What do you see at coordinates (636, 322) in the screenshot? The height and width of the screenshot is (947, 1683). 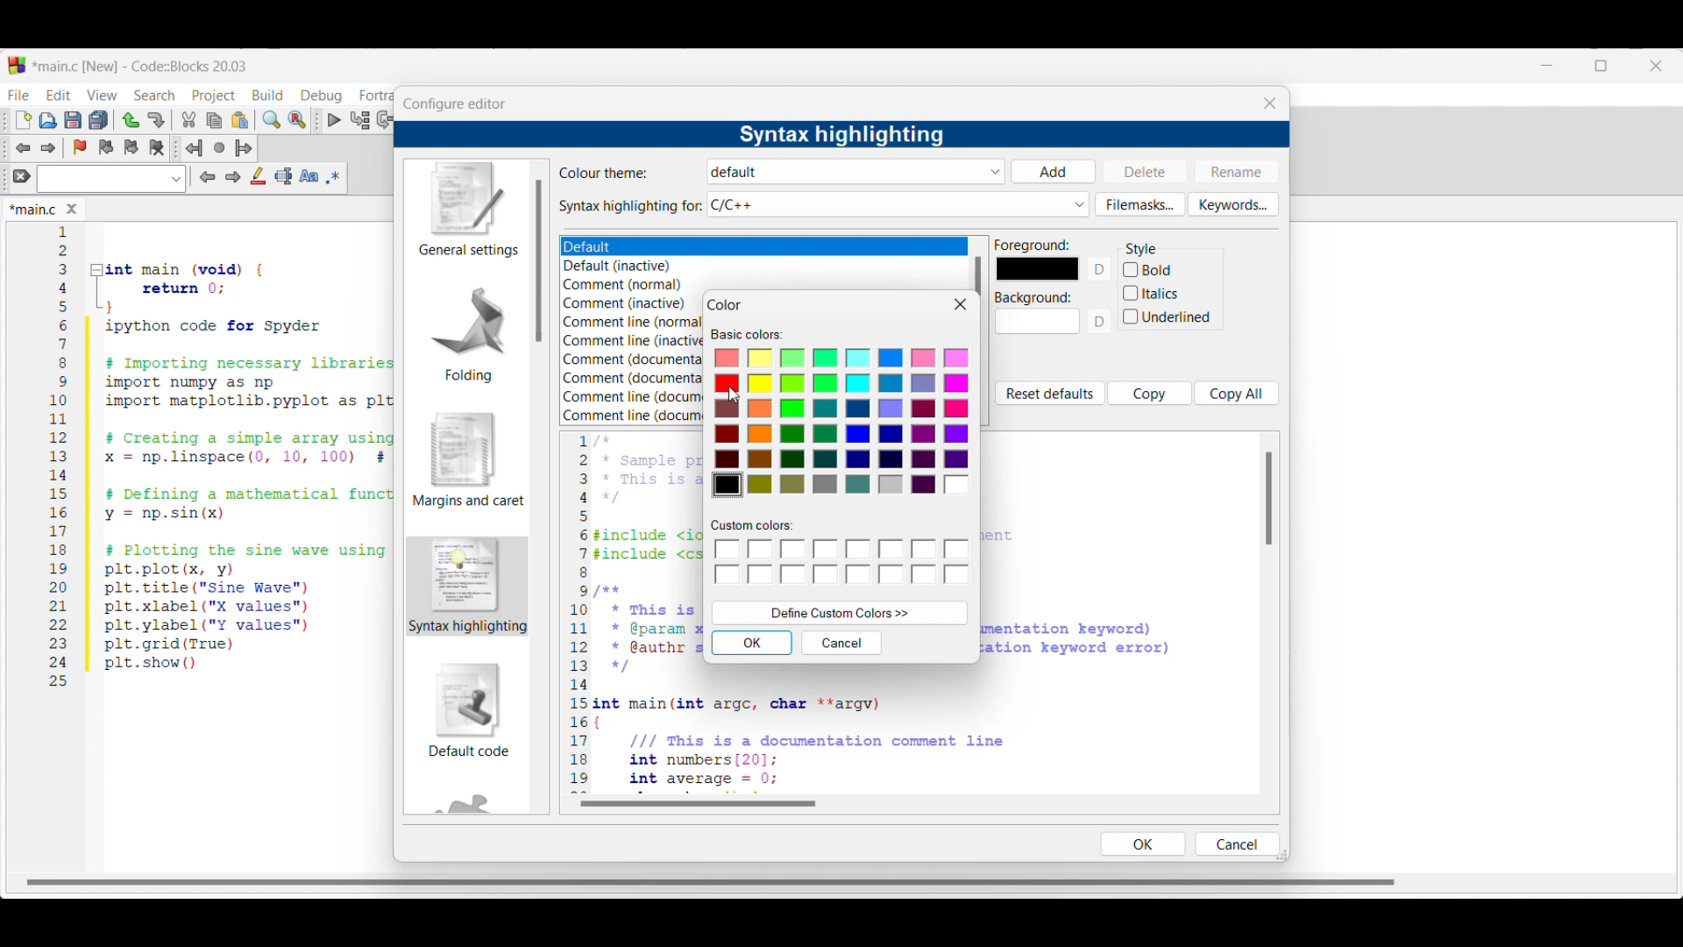 I see `Comment line (normal)` at bounding box center [636, 322].